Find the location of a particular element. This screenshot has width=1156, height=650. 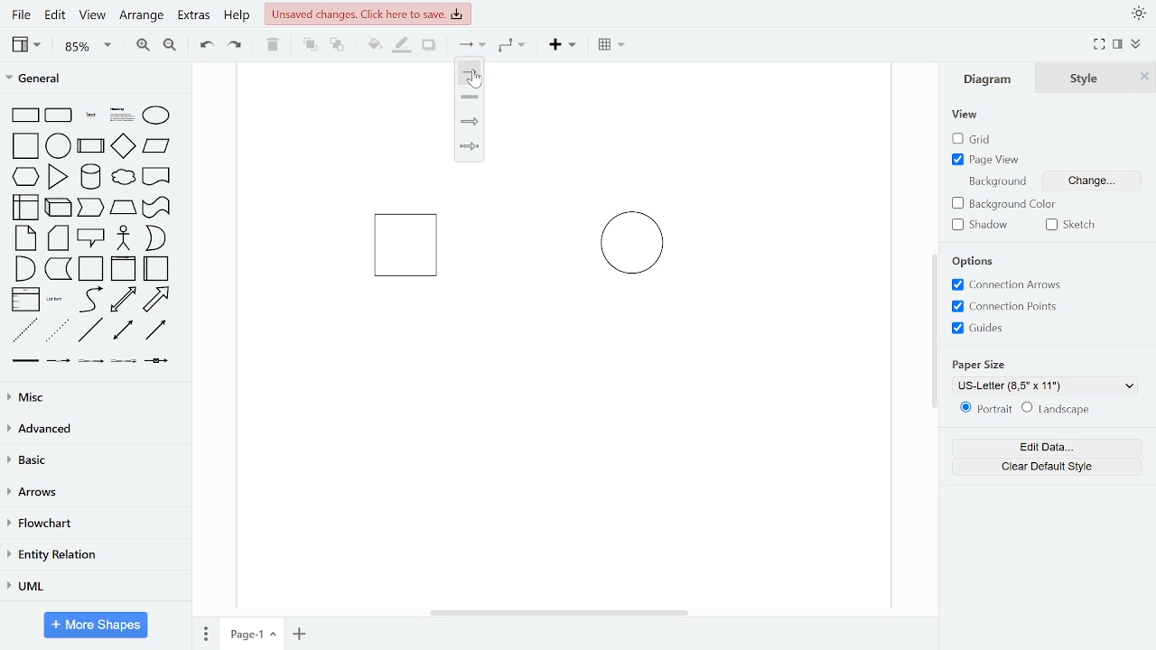

unsaved changes. Click here to save is located at coordinates (368, 13).